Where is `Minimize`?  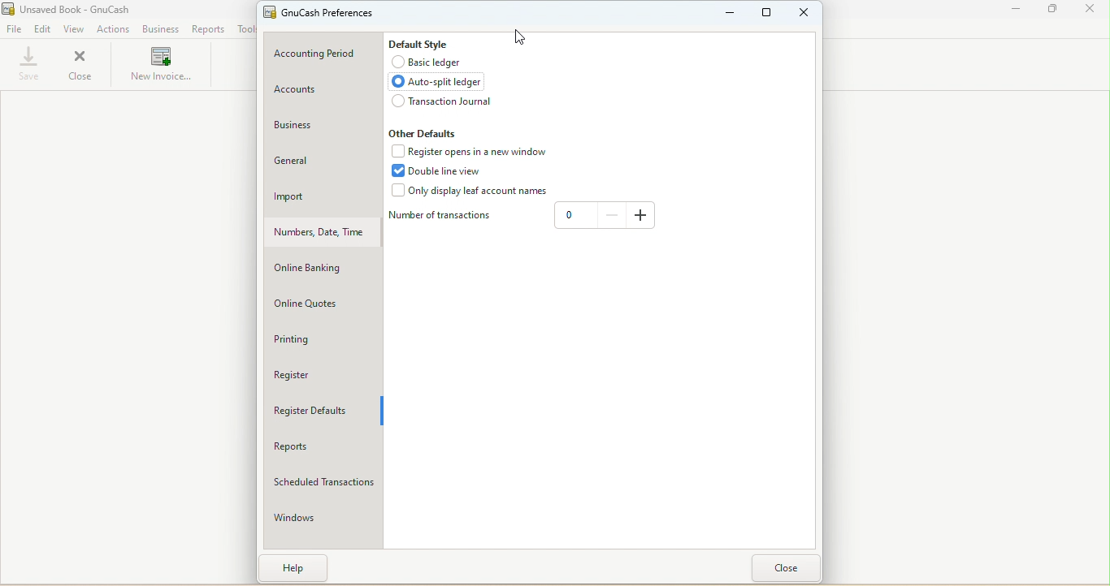 Minimize is located at coordinates (1018, 10).